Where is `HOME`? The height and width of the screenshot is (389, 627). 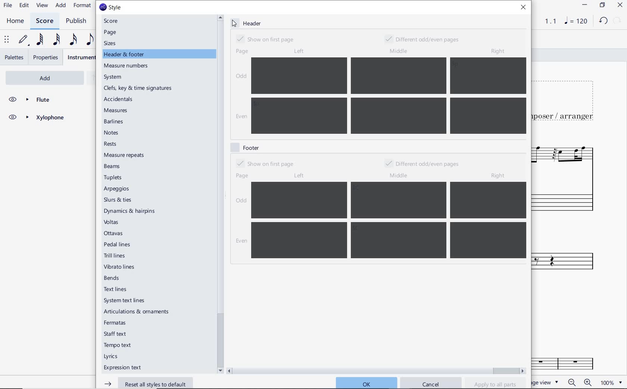 HOME is located at coordinates (15, 21).